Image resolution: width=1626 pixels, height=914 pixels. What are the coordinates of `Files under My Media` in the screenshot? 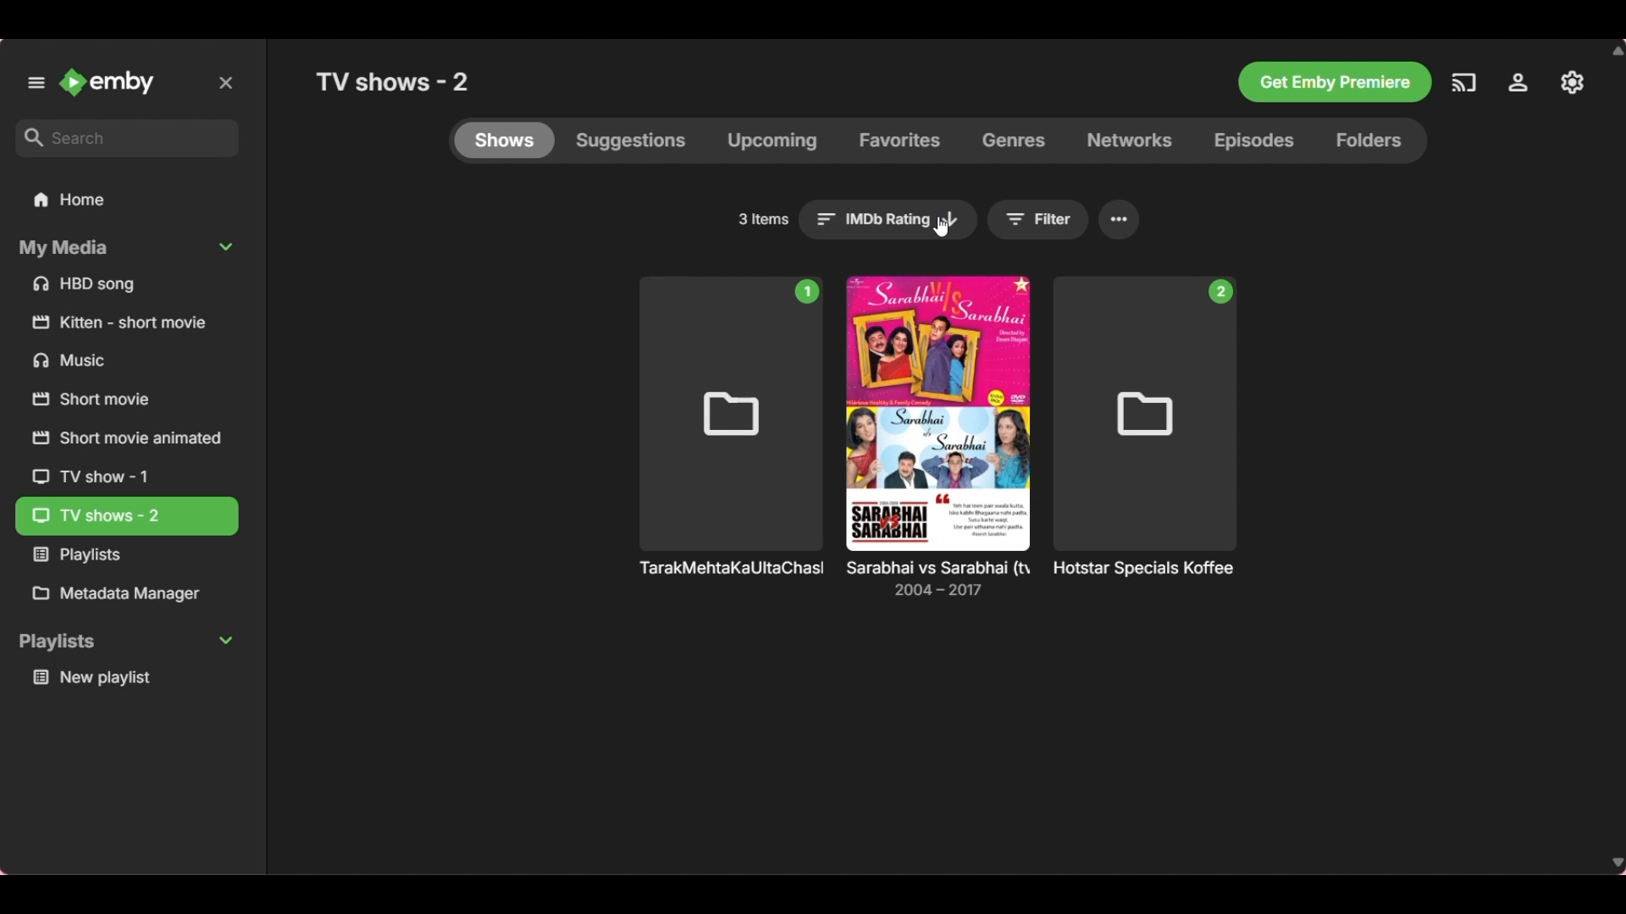 It's located at (125, 284).